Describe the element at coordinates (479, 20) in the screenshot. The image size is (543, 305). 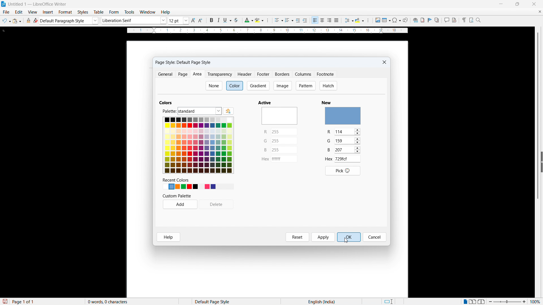
I see `Zoom ` at that location.